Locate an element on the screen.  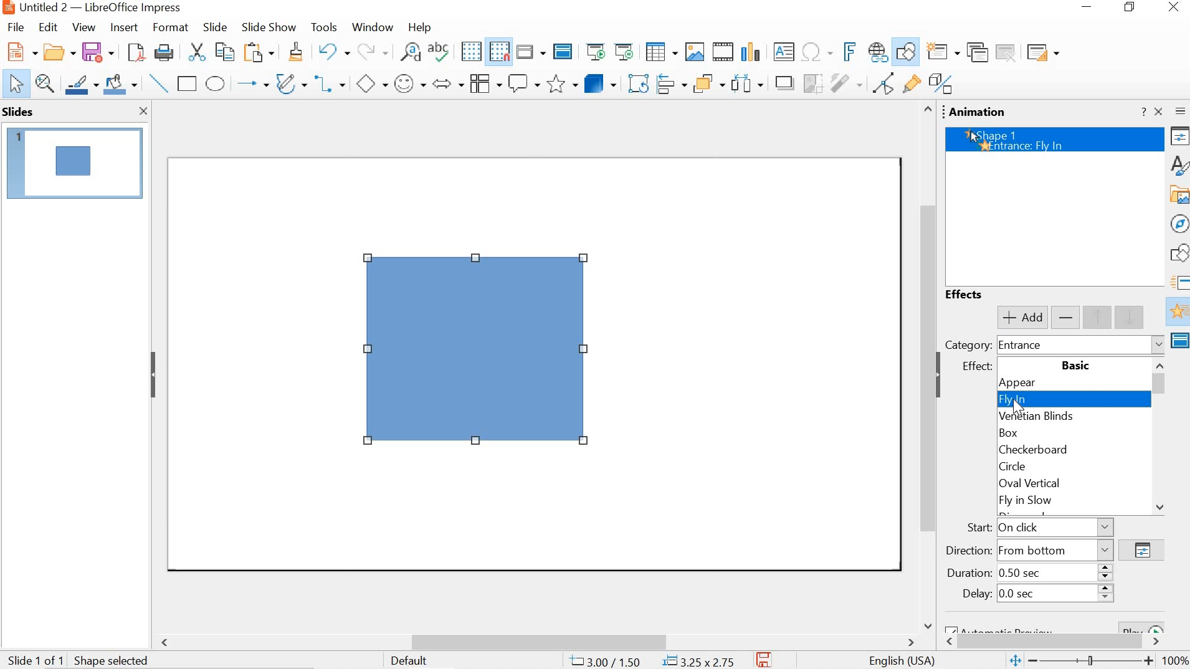
direction is located at coordinates (1141, 550).